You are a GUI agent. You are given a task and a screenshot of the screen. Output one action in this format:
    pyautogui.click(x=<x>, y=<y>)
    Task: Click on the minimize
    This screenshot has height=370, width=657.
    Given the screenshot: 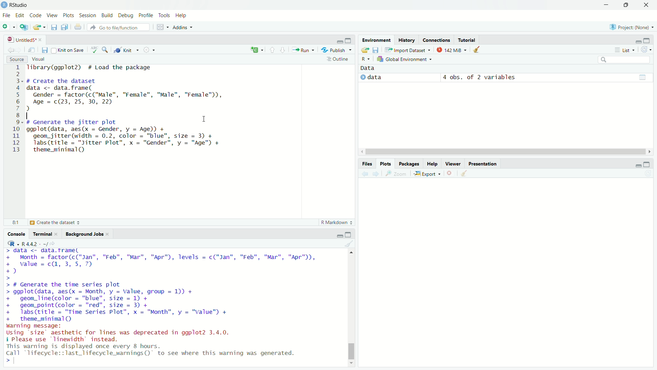 What is the action you would take?
    pyautogui.click(x=339, y=235)
    